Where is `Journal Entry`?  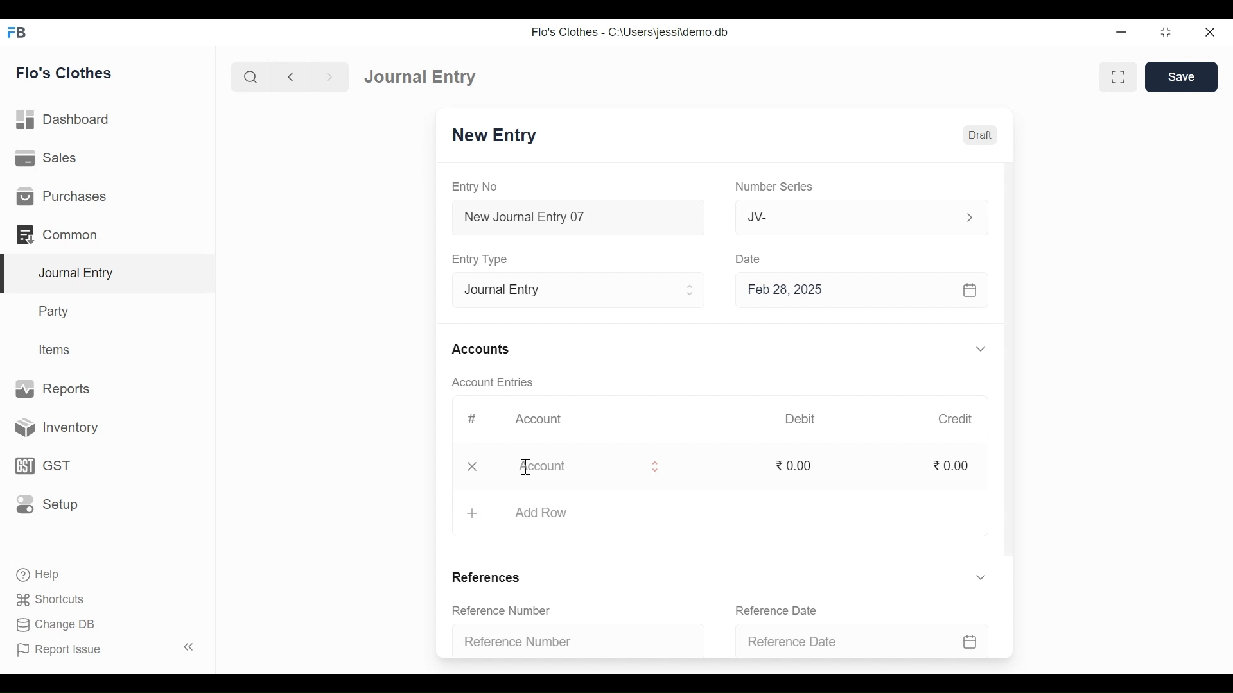
Journal Entry is located at coordinates (110, 274).